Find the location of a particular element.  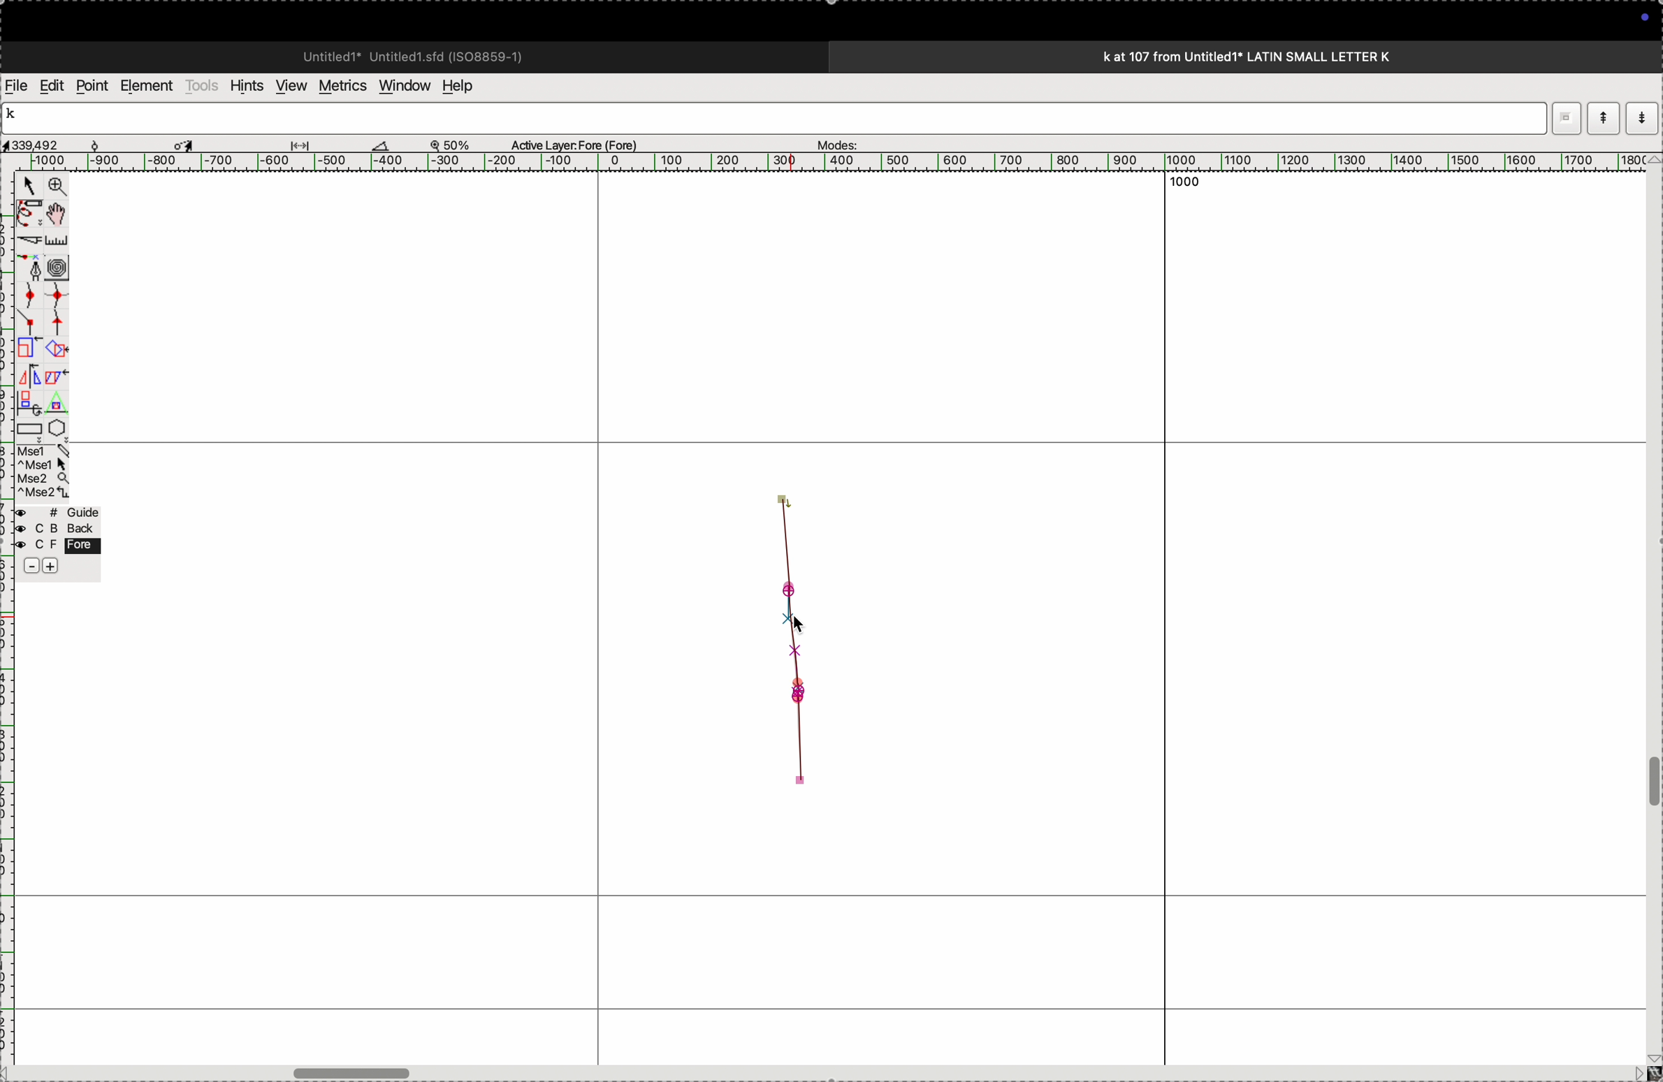

horizontal scale is located at coordinates (815, 162).